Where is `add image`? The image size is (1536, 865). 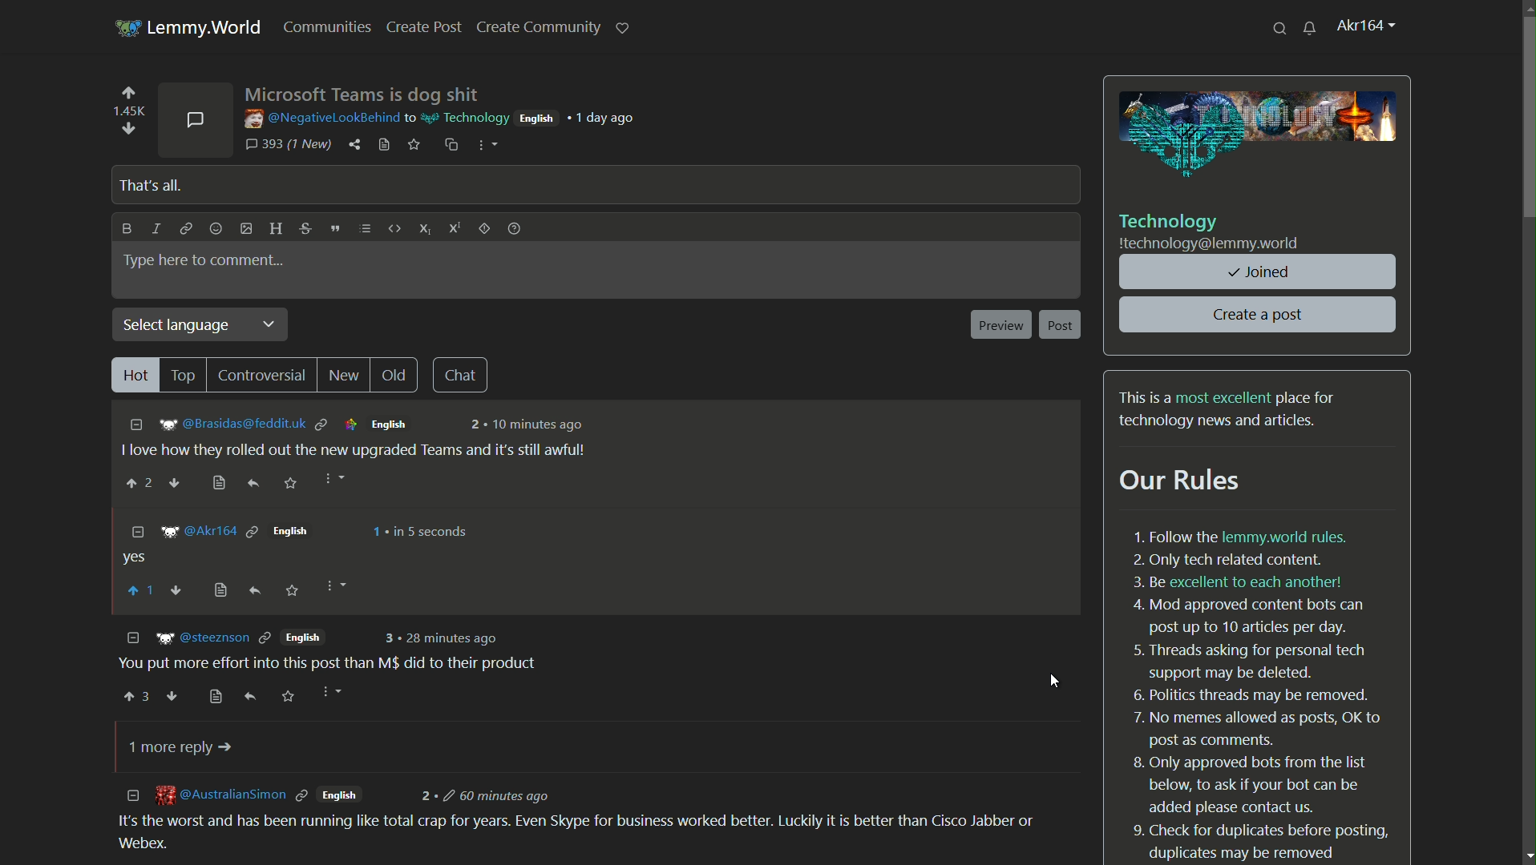
add image is located at coordinates (246, 228).